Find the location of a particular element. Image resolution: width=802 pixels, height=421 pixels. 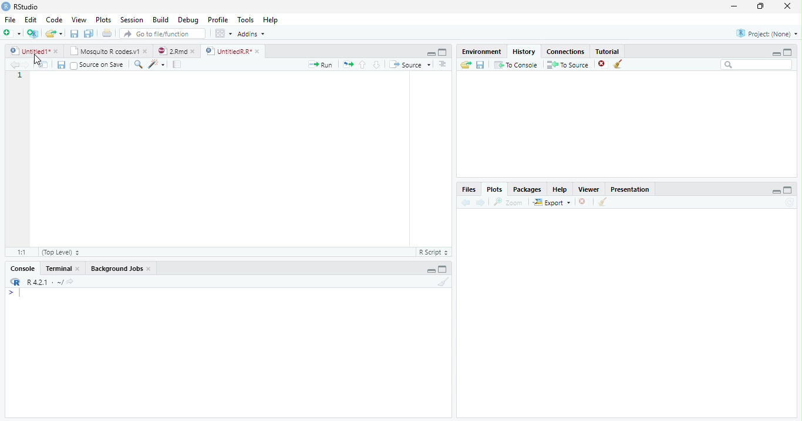

Save current document is located at coordinates (62, 65).